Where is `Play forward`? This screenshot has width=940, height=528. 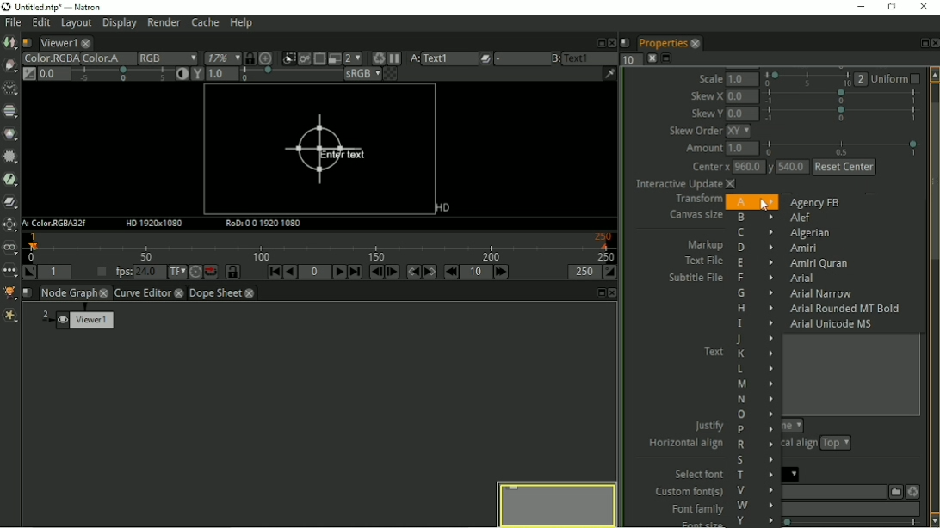 Play forward is located at coordinates (340, 272).